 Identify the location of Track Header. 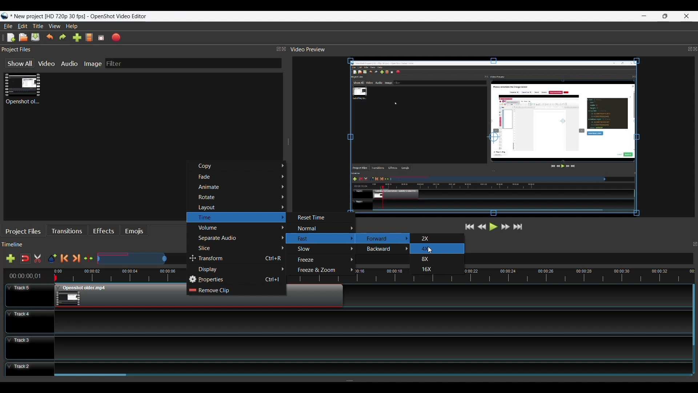
(27, 294).